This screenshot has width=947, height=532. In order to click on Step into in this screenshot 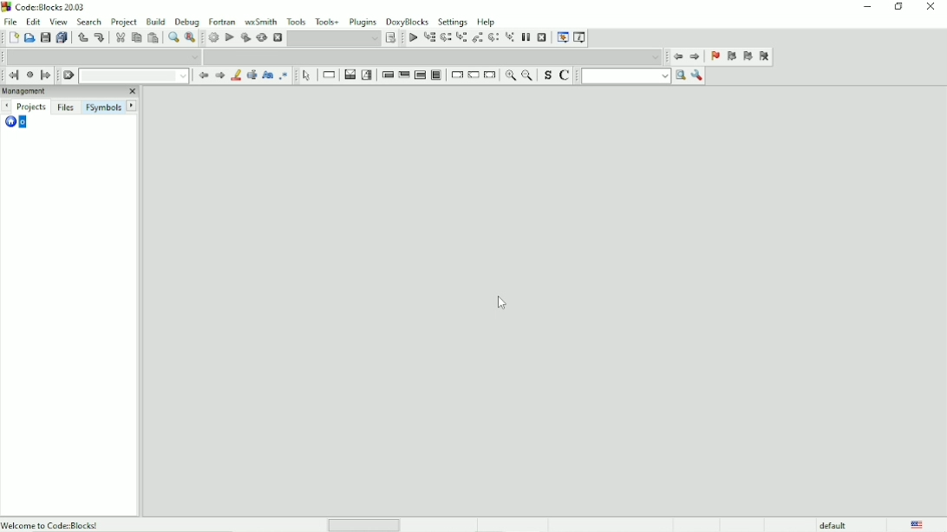, I will do `click(461, 39)`.